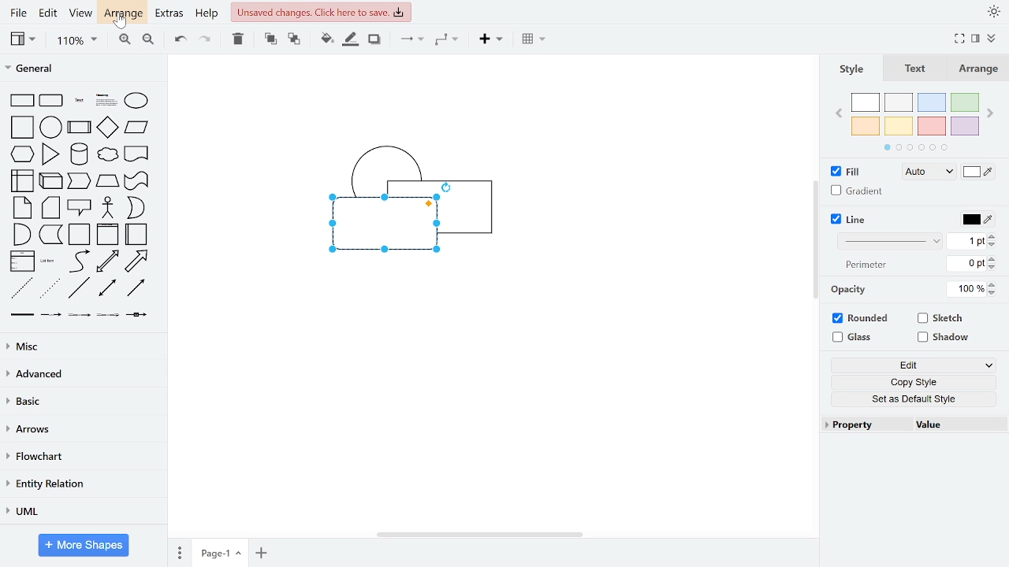  I want to click on parallelogram, so click(136, 128).